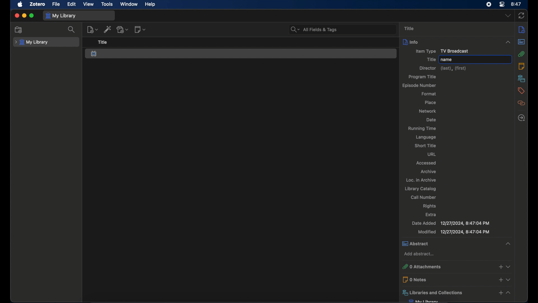 The image size is (538, 303). I want to click on accessed, so click(426, 163).